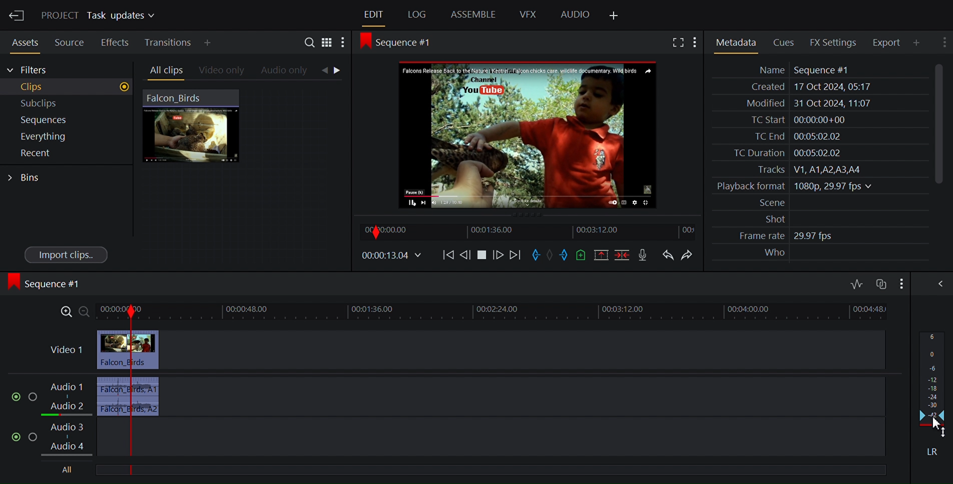 This screenshot has height=484, width=953. Describe the element at coordinates (65, 350) in the screenshot. I see `Video 1` at that location.